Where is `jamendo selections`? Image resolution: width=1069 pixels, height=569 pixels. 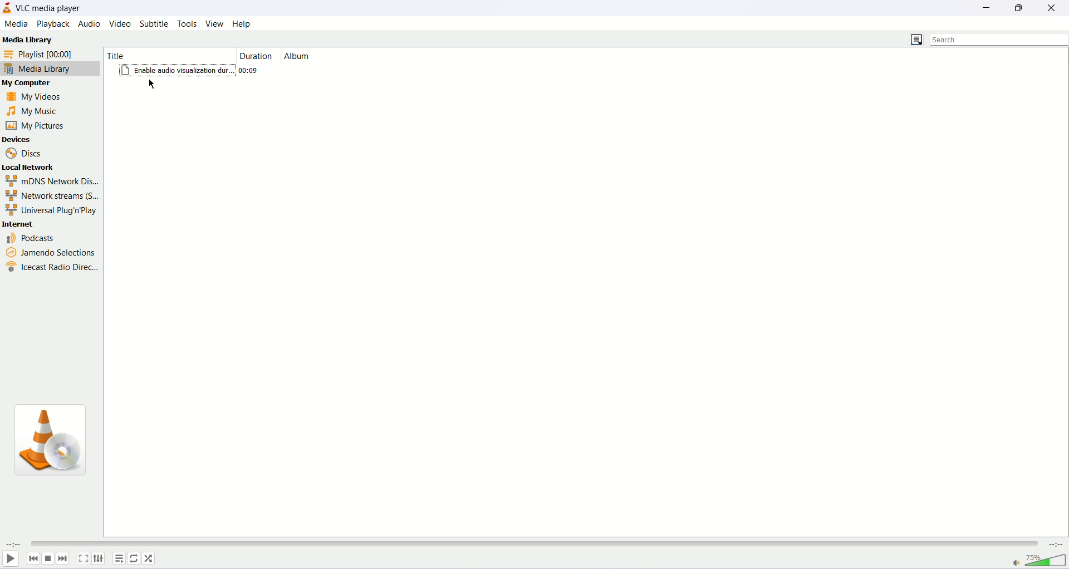 jamendo selections is located at coordinates (48, 250).